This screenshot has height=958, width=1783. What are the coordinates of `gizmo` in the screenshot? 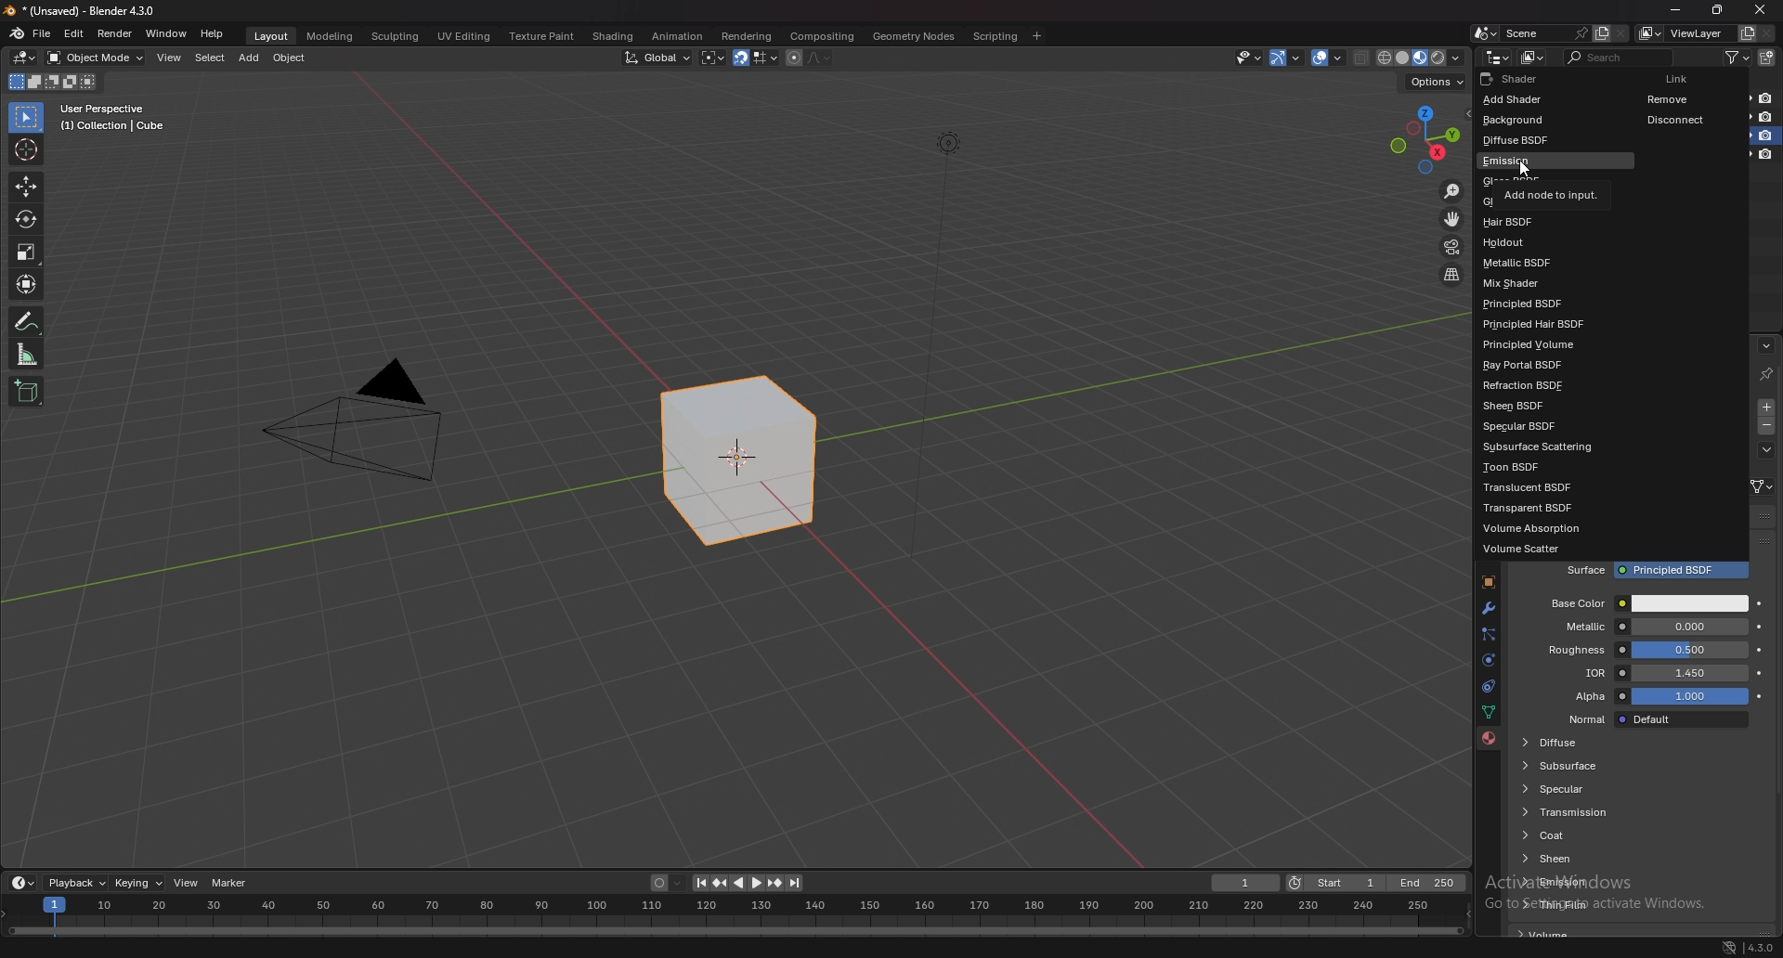 It's located at (1290, 57).